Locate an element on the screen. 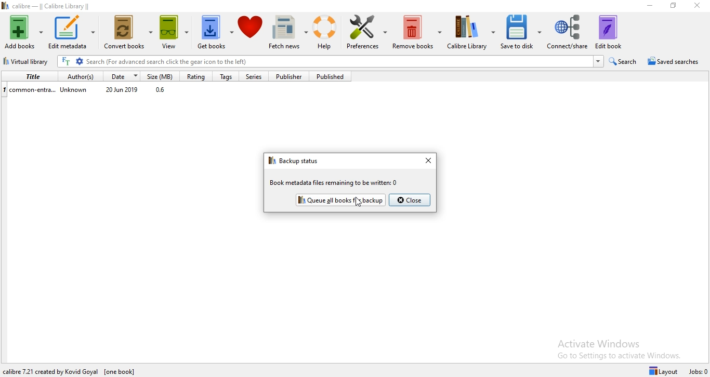 Image resolution: width=710 pixels, height=377 pixels. Search is located at coordinates (625, 61).